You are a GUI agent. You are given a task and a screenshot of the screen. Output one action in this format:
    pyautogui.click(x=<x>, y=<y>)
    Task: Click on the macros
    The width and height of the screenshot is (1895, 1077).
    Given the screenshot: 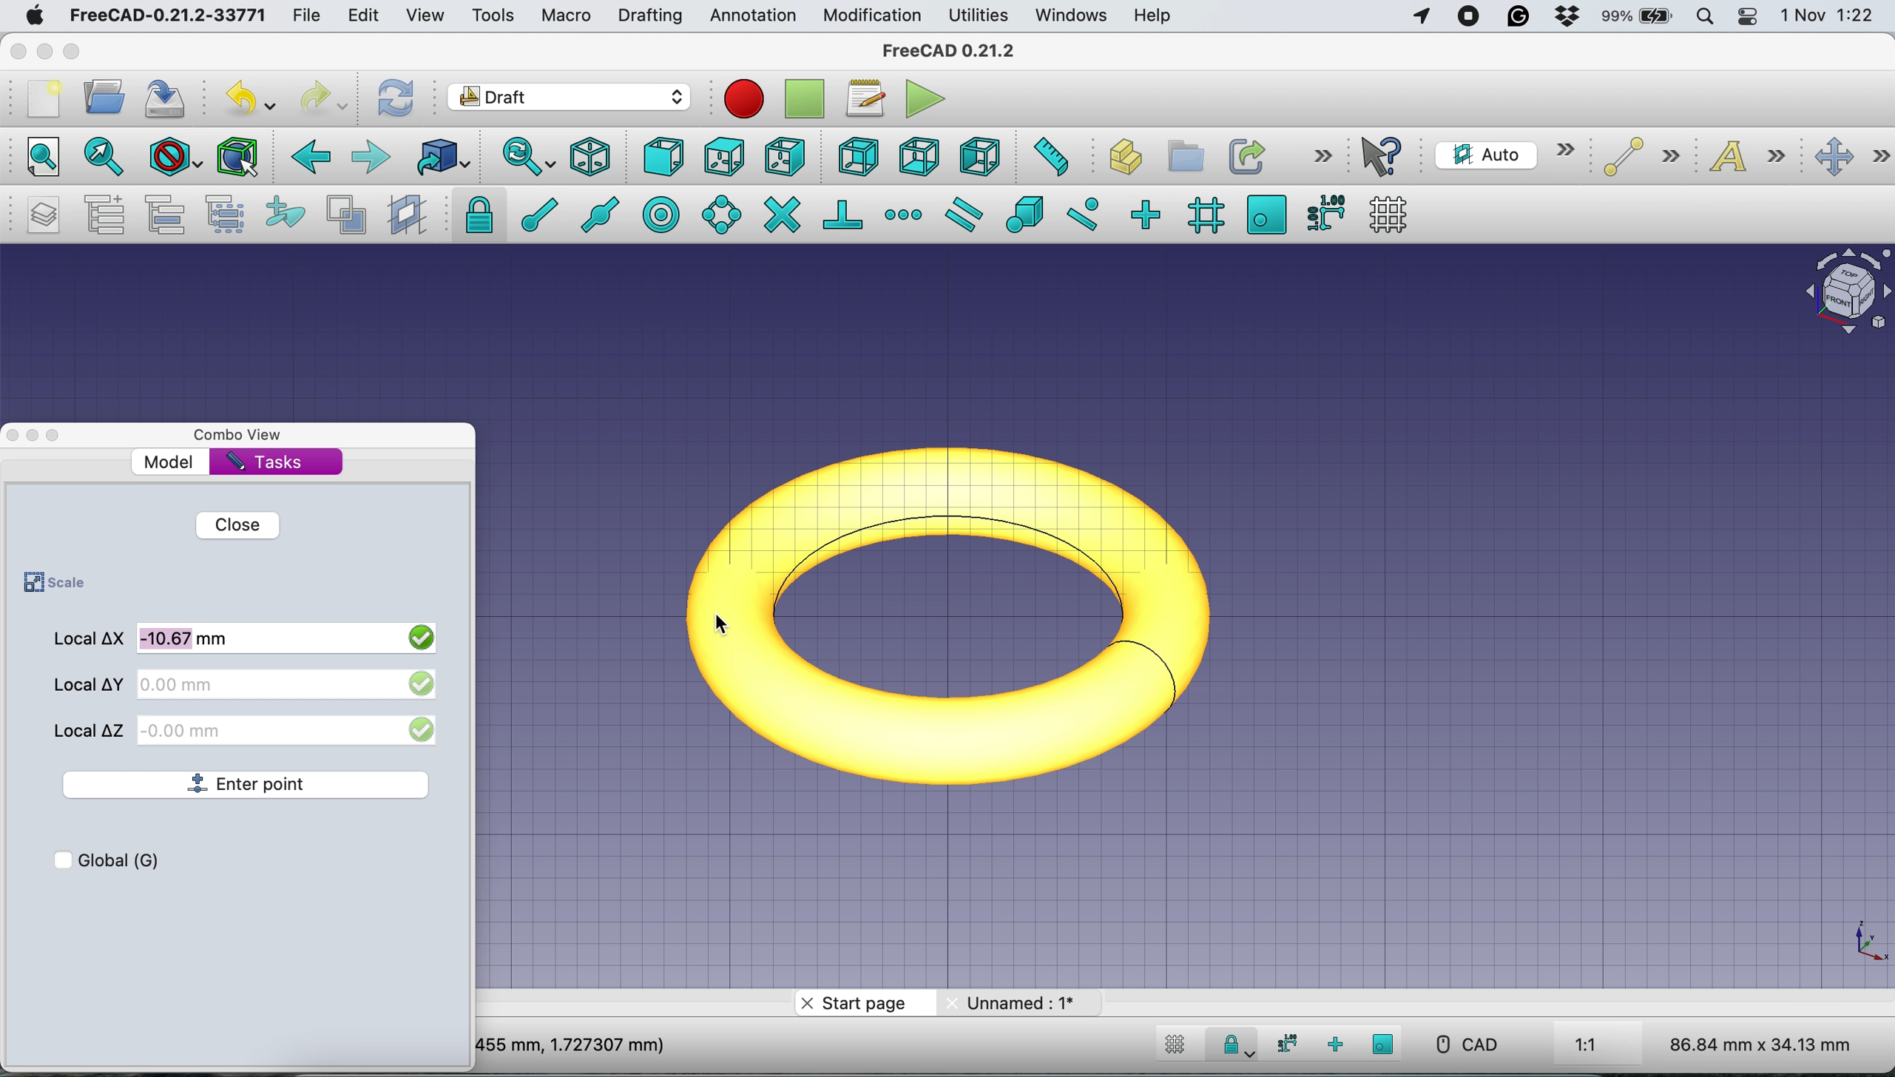 What is the action you would take?
    pyautogui.click(x=865, y=103)
    